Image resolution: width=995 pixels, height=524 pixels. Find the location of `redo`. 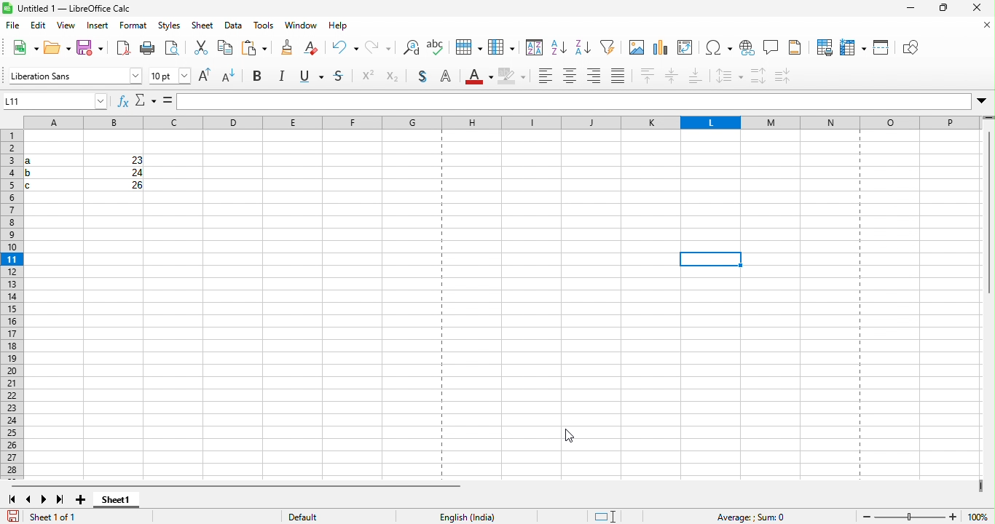

redo is located at coordinates (347, 48).